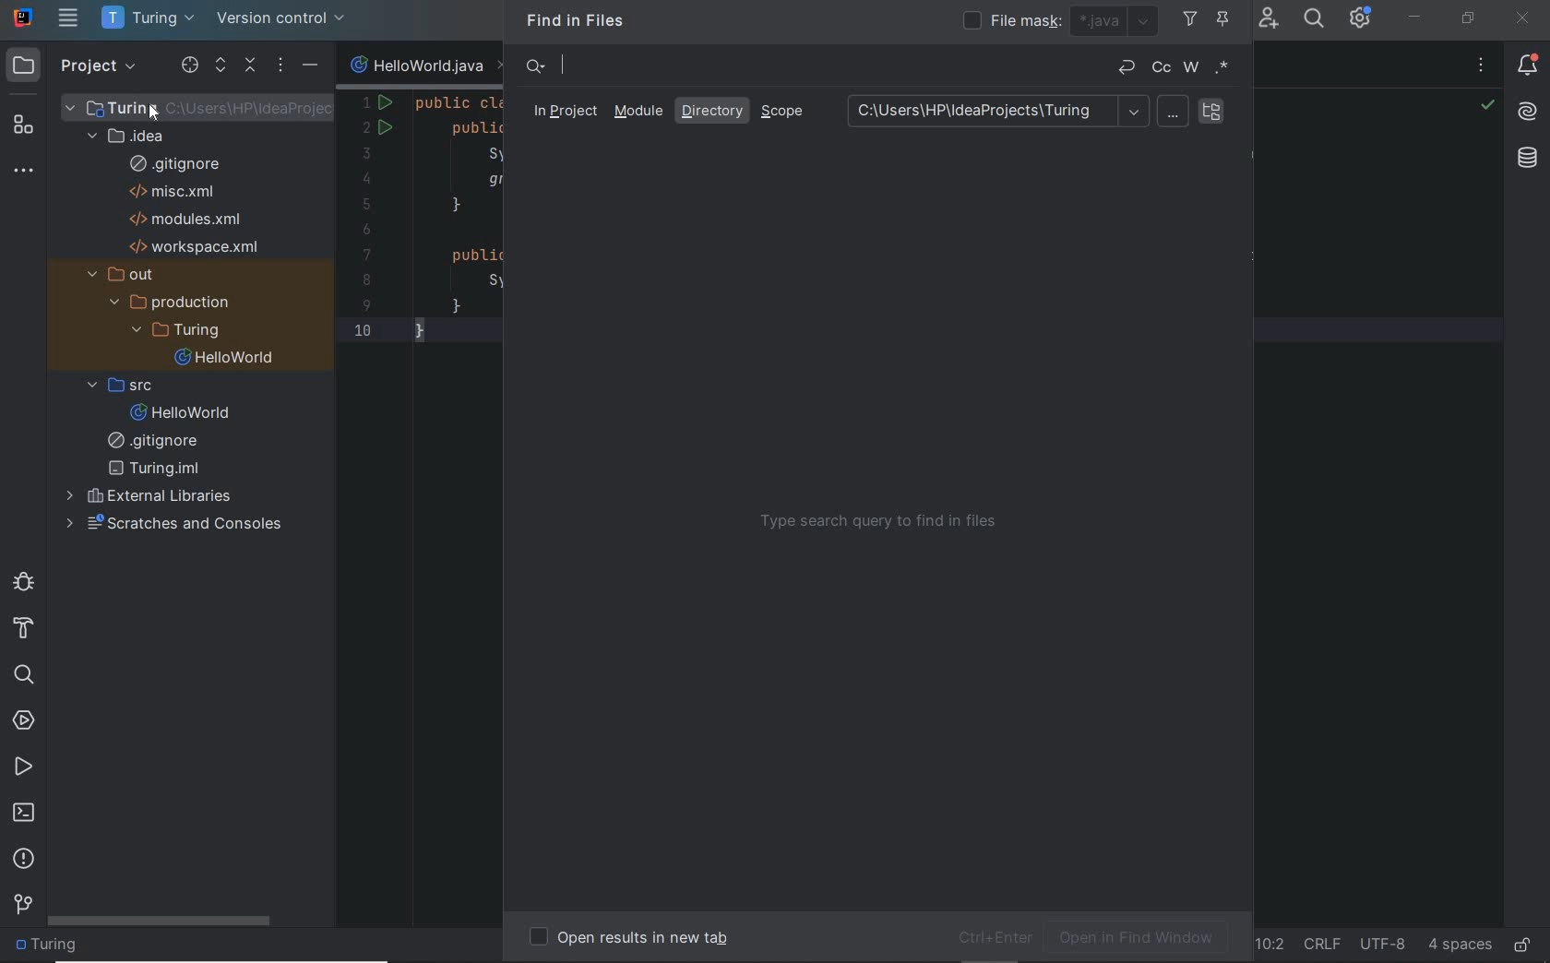 The width and height of the screenshot is (1550, 963). What do you see at coordinates (24, 860) in the screenshot?
I see `problems` at bounding box center [24, 860].